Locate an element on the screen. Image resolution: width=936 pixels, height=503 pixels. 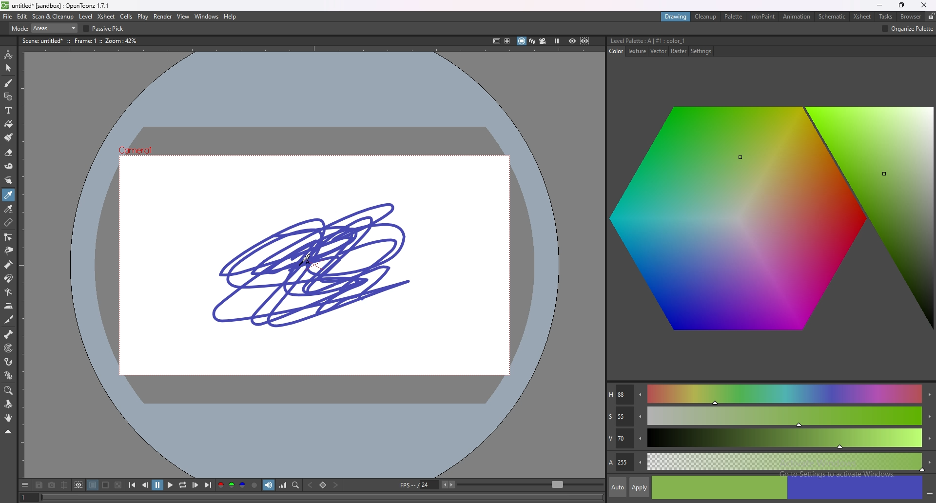
settings is located at coordinates (702, 52).